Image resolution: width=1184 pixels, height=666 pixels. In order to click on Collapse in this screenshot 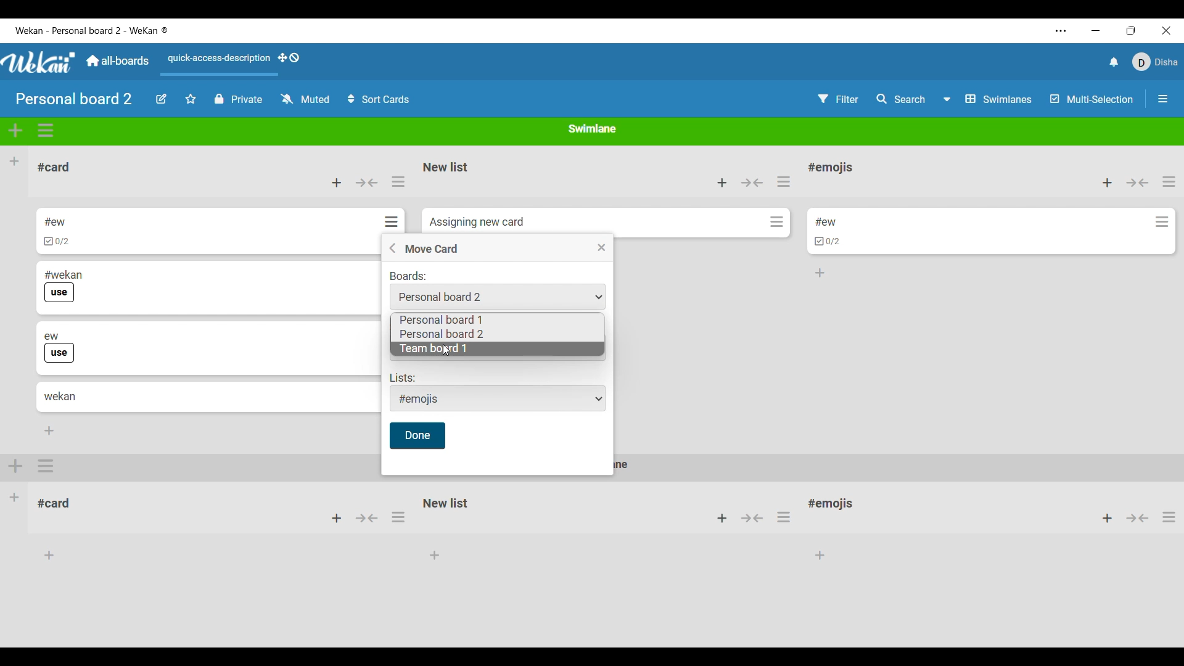, I will do `click(366, 183)`.